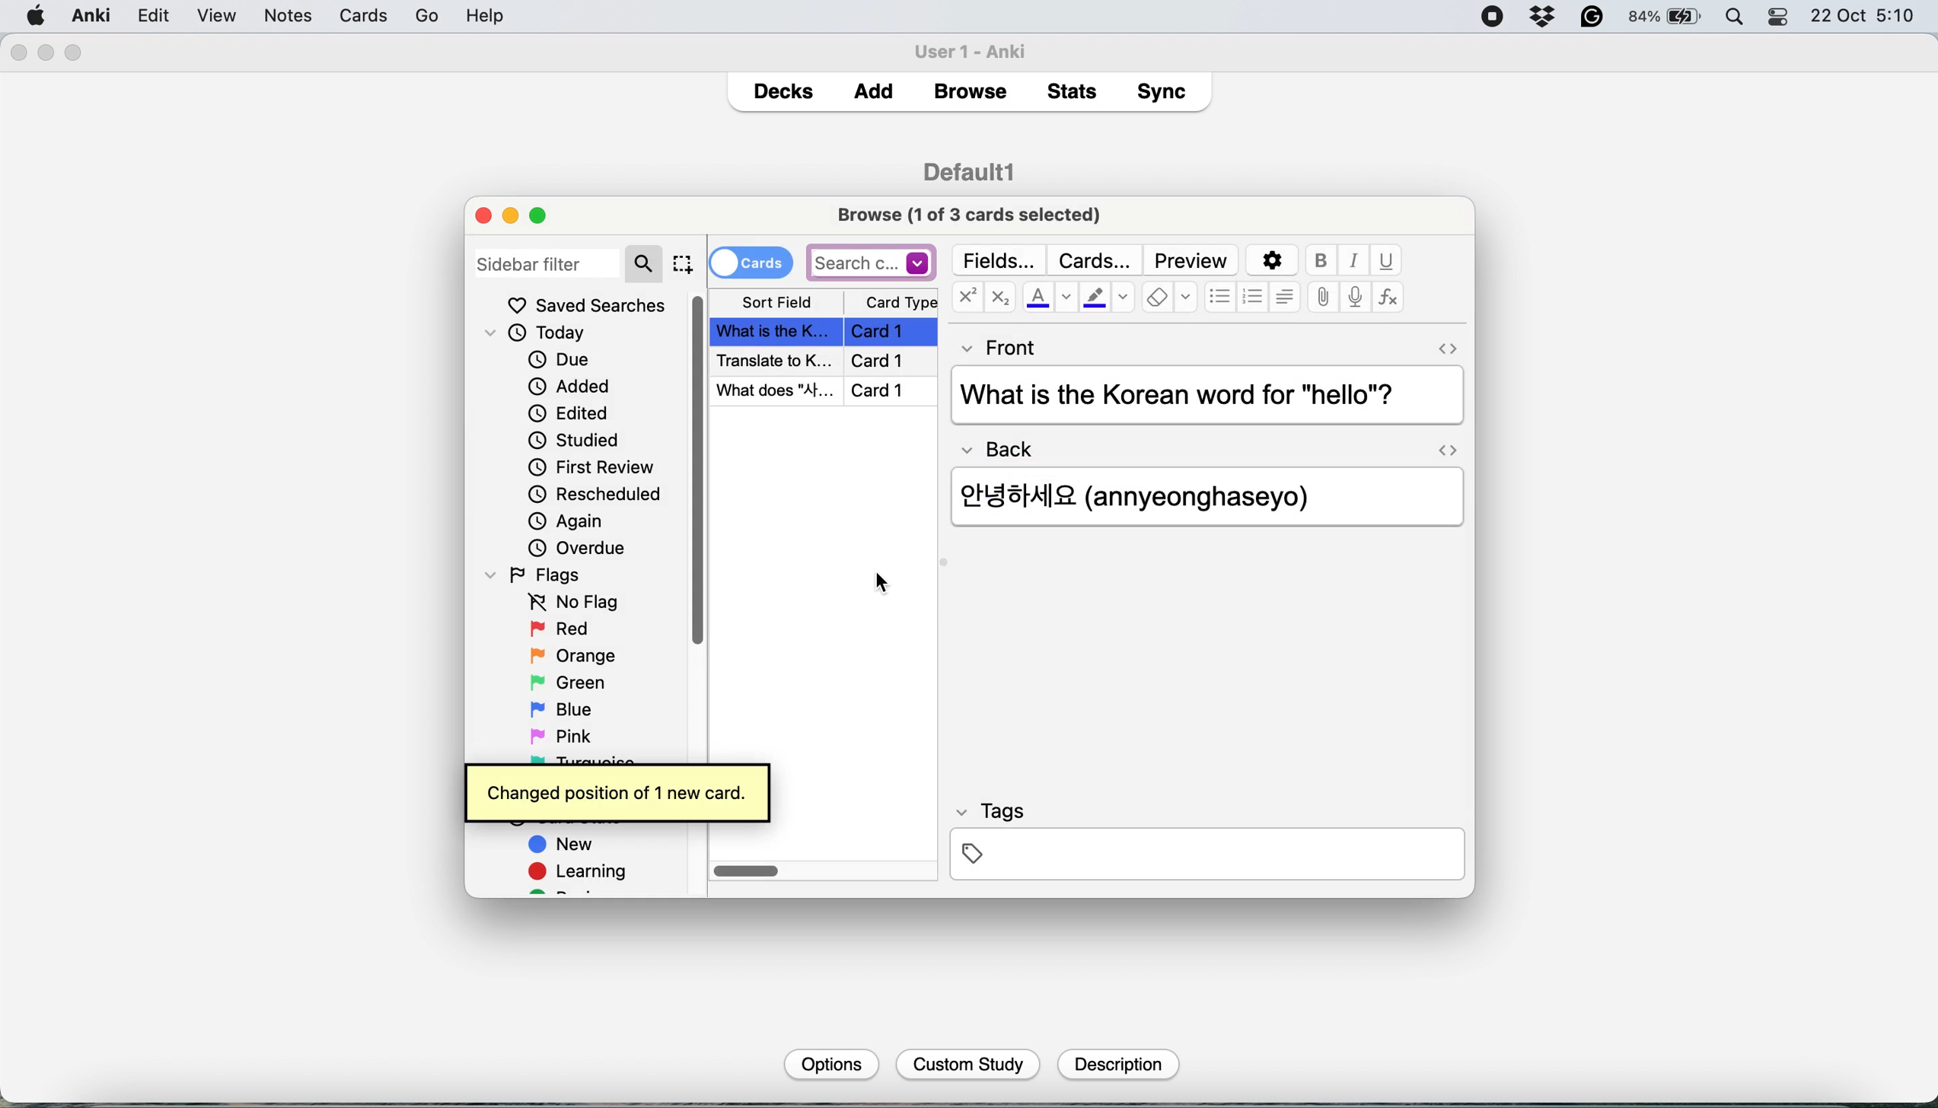 This screenshot has height=1108, width=1938. Describe the element at coordinates (997, 299) in the screenshot. I see `subscript` at that location.